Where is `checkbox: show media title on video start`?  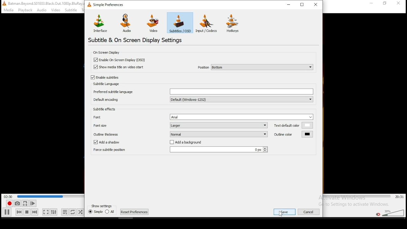 checkbox: show media title on video start is located at coordinates (119, 67).